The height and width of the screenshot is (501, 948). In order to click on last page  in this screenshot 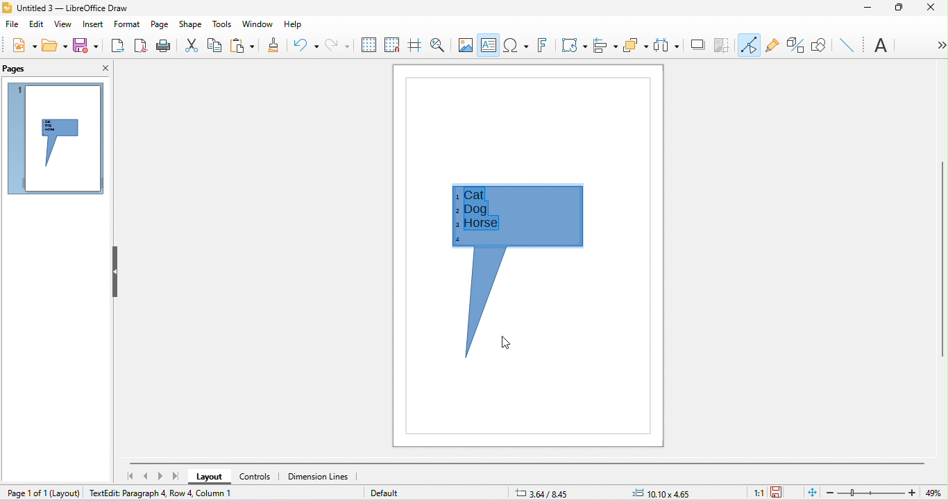, I will do `click(178, 477)`.